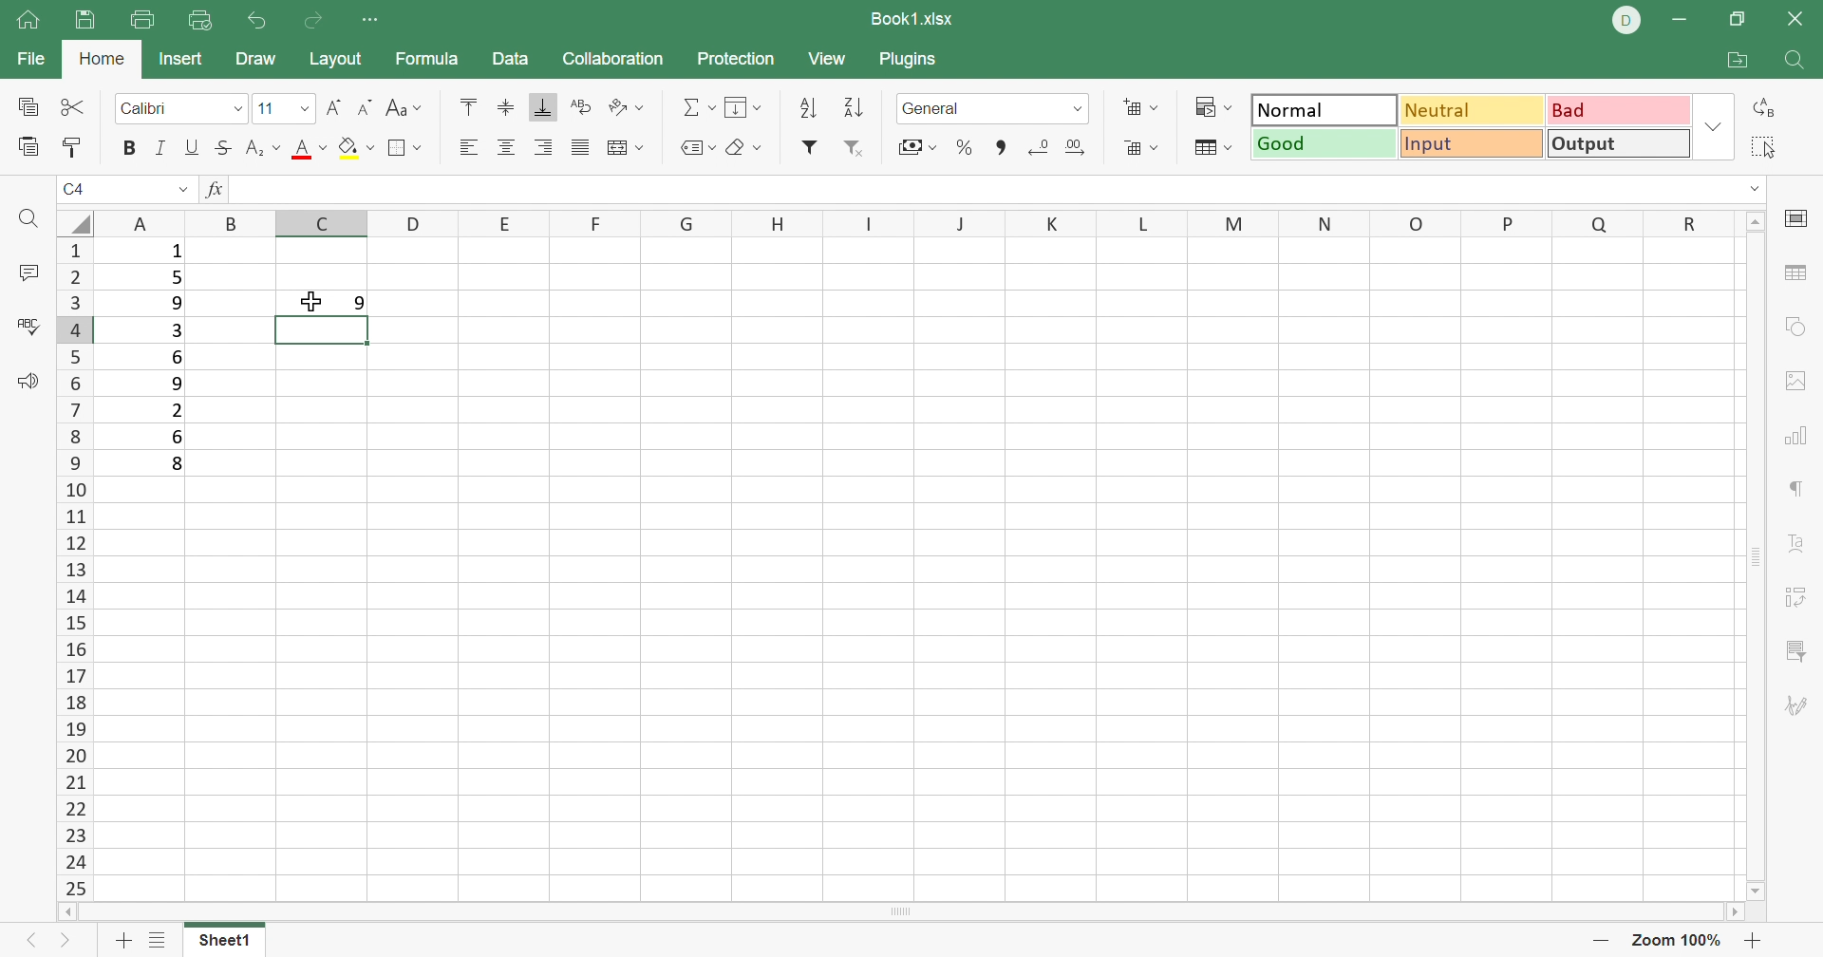 The image size is (1823, 957). What do you see at coordinates (915, 18) in the screenshot?
I see `Book1.xlsx` at bounding box center [915, 18].